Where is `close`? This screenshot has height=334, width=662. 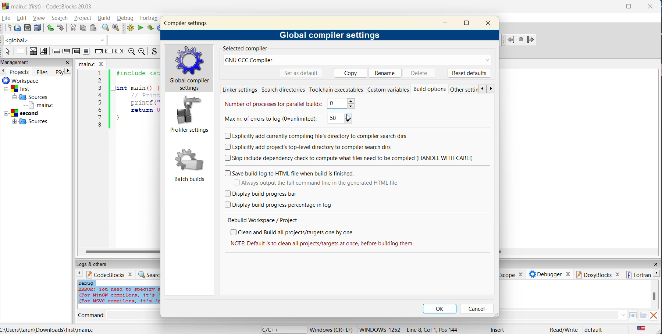 close is located at coordinates (67, 63).